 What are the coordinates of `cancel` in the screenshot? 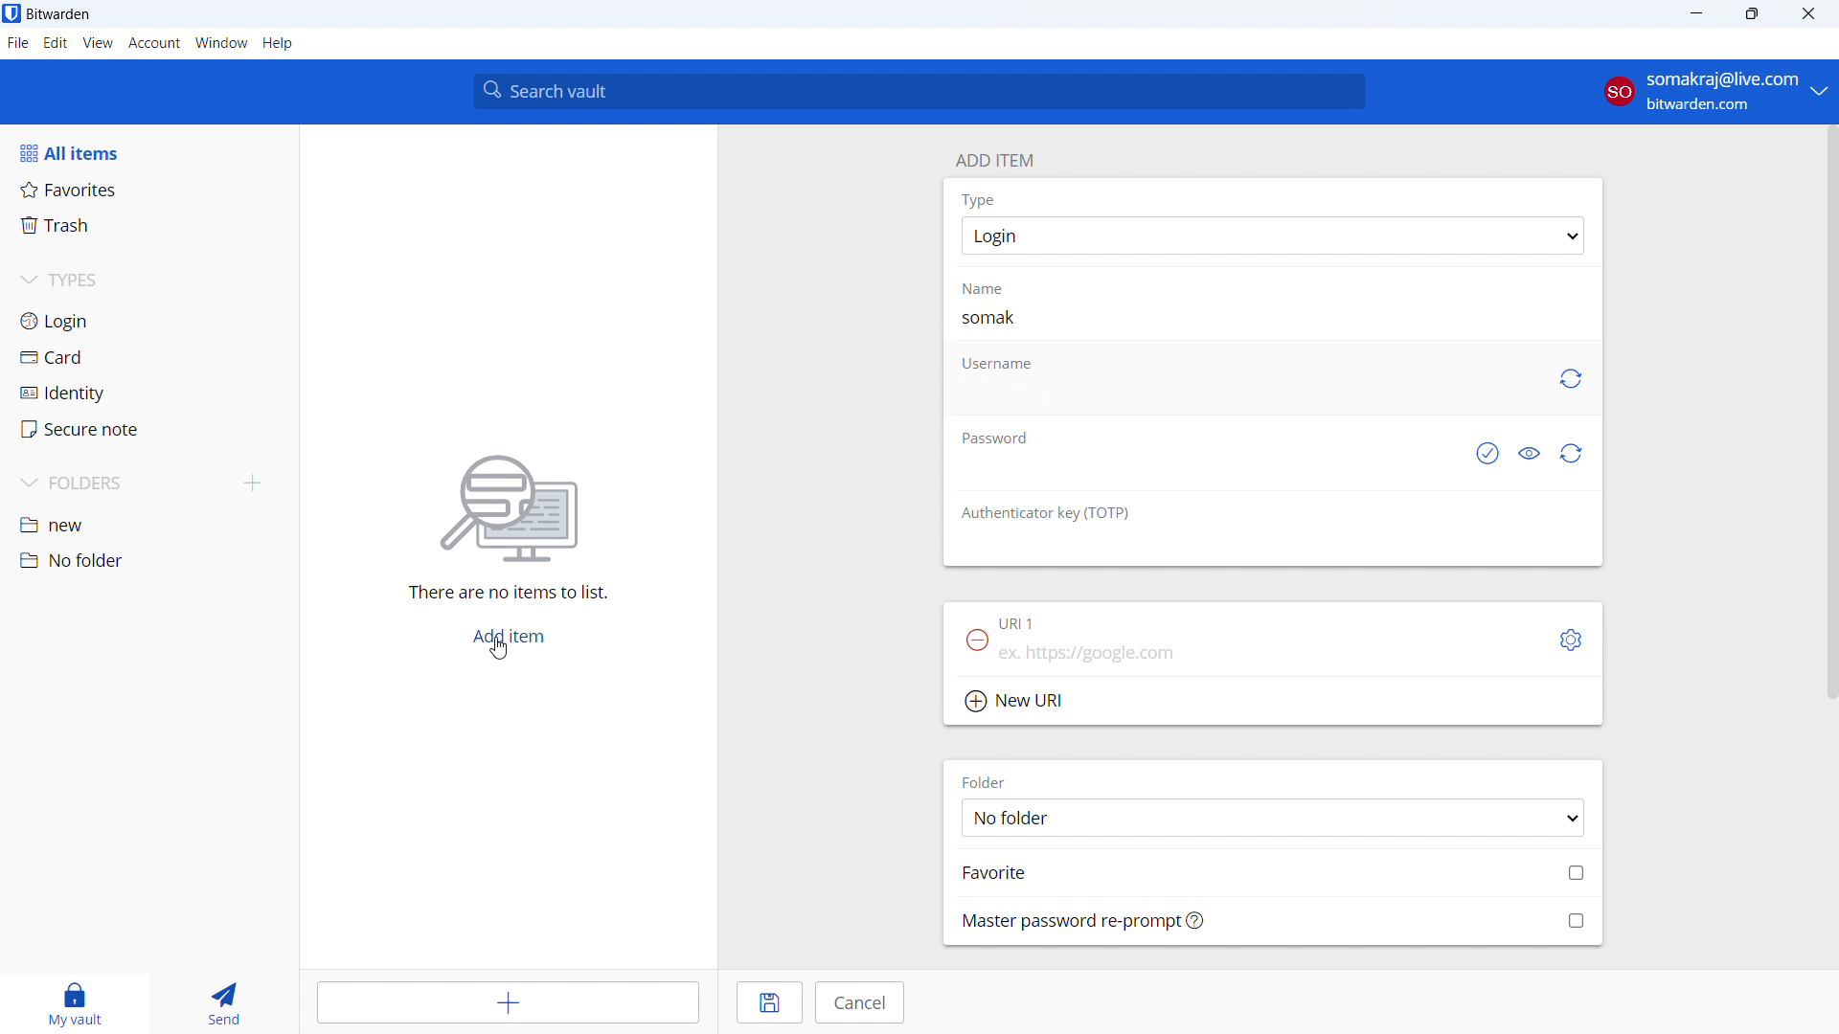 It's located at (859, 1002).